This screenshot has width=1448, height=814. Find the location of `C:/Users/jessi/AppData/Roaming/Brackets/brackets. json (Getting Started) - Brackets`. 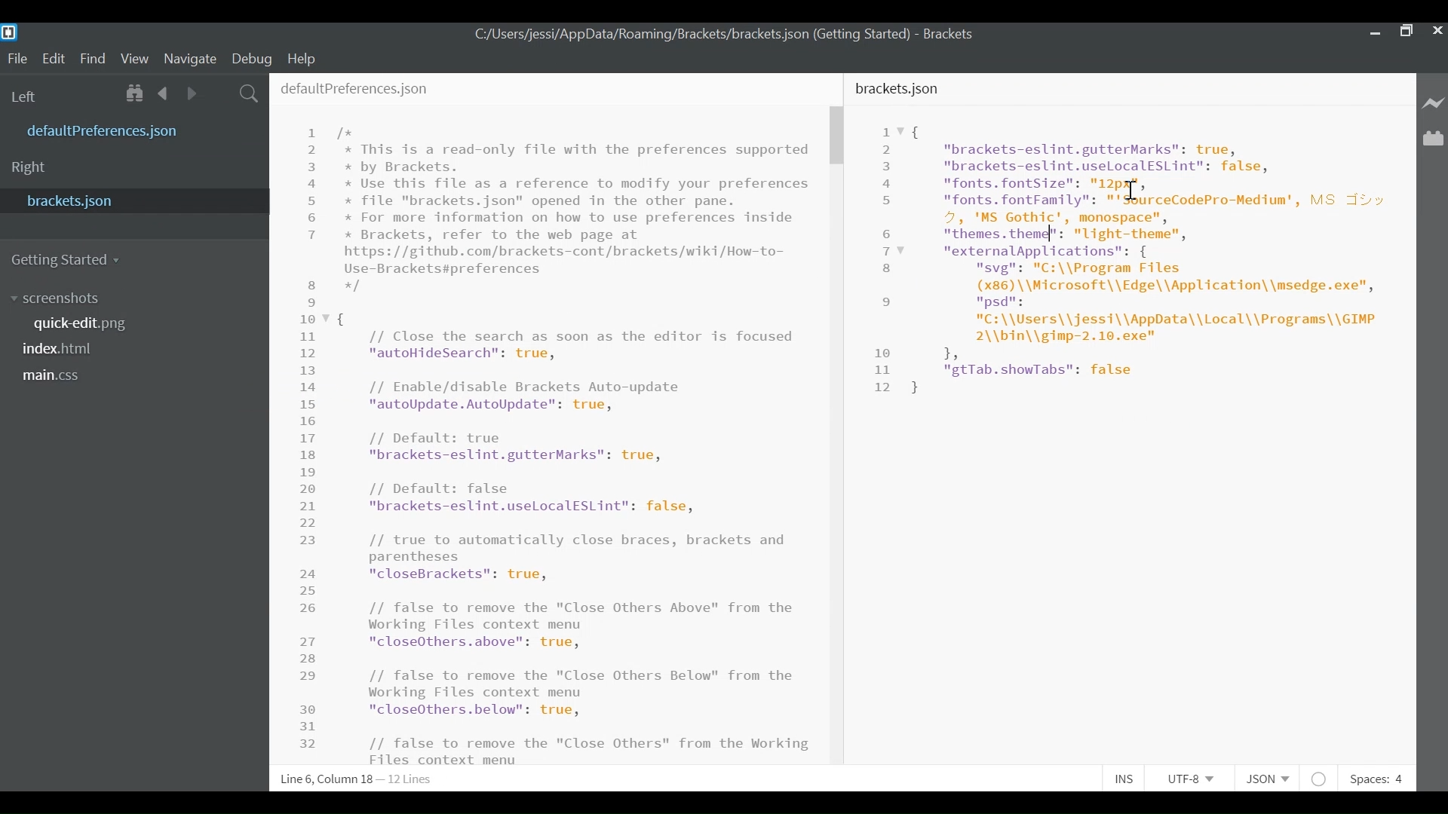

C:/Users/jessi/AppData/Roaming/Brackets/brackets. json (Getting Started) - Brackets is located at coordinates (725, 32).